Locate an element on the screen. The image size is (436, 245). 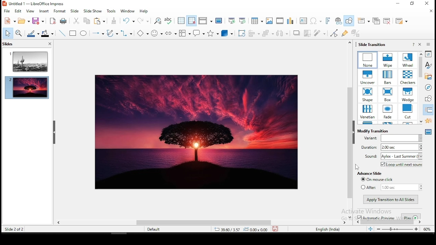
shadow is located at coordinates (297, 33).